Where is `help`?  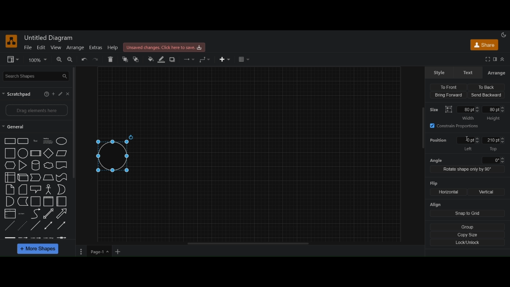
help is located at coordinates (61, 94).